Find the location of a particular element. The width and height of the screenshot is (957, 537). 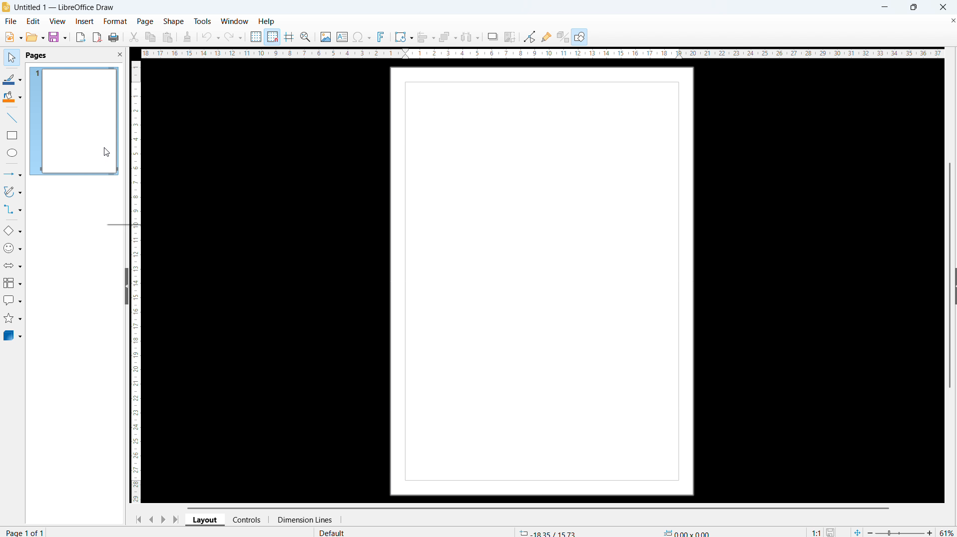

toggle point edit mode is located at coordinates (529, 36).